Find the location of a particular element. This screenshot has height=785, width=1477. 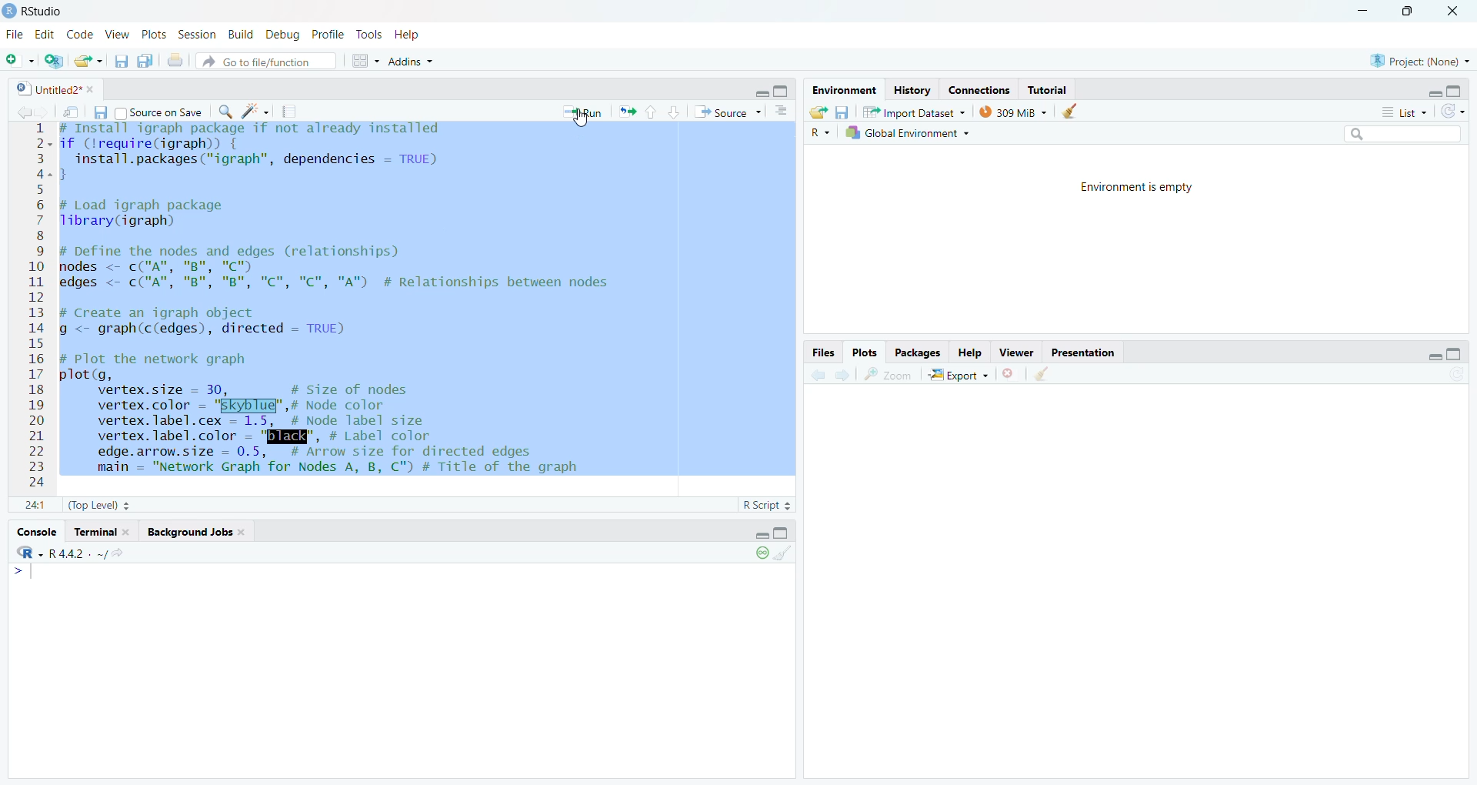

Tutorial is located at coordinates (1052, 88).